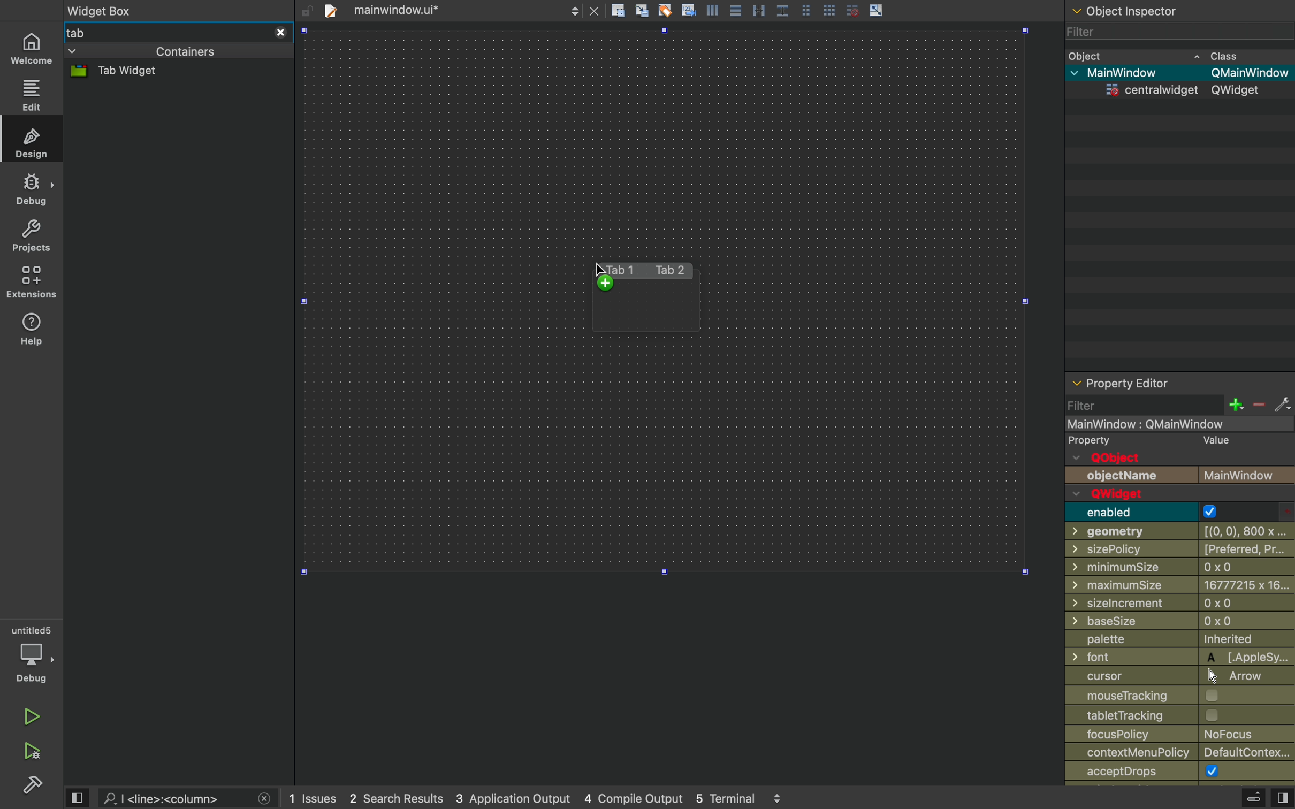 Image resolution: width=1295 pixels, height=809 pixels. What do you see at coordinates (665, 10) in the screenshot?
I see `tagging` at bounding box center [665, 10].